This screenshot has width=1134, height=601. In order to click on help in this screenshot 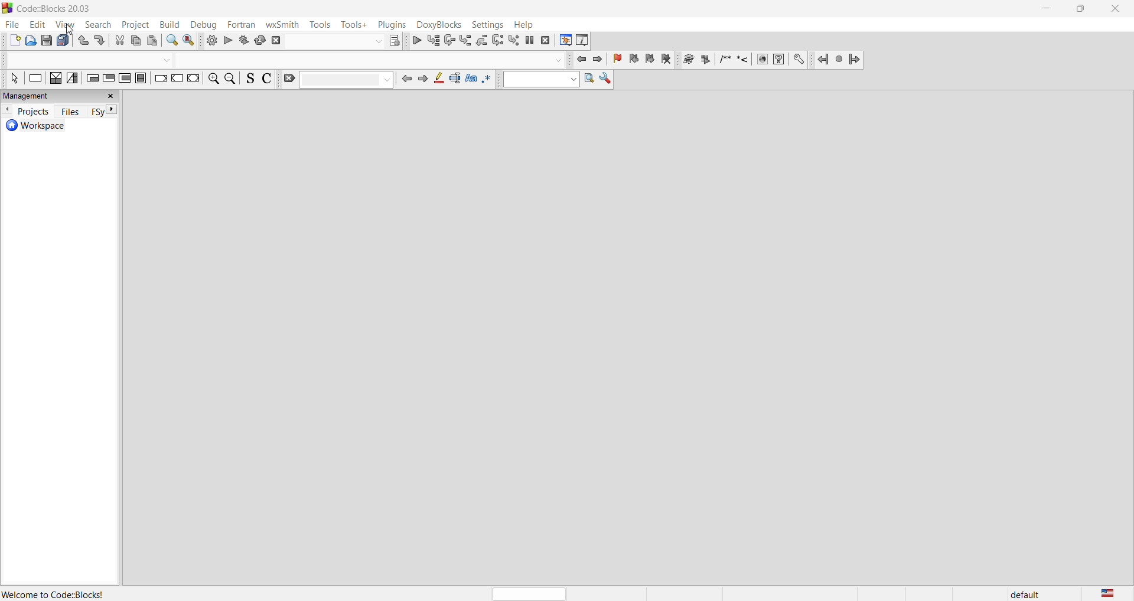, I will do `click(523, 24)`.